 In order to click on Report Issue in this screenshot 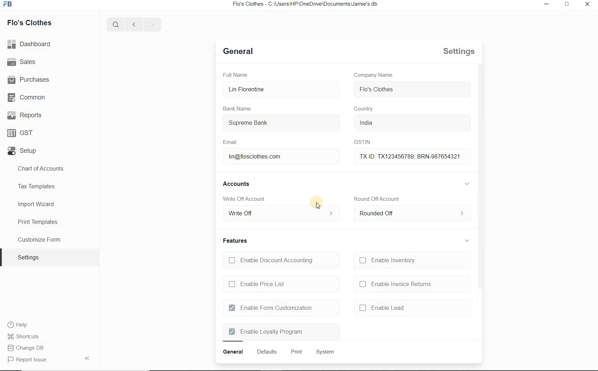, I will do `click(49, 359)`.